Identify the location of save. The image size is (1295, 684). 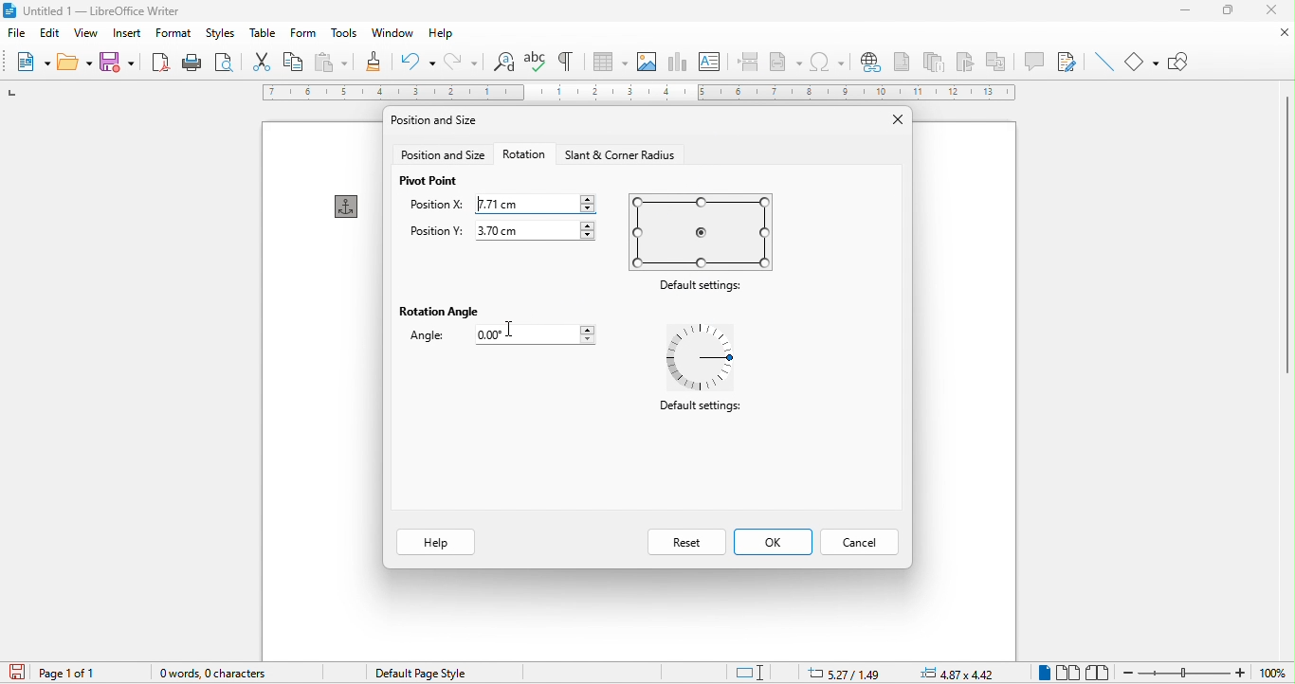
(119, 60).